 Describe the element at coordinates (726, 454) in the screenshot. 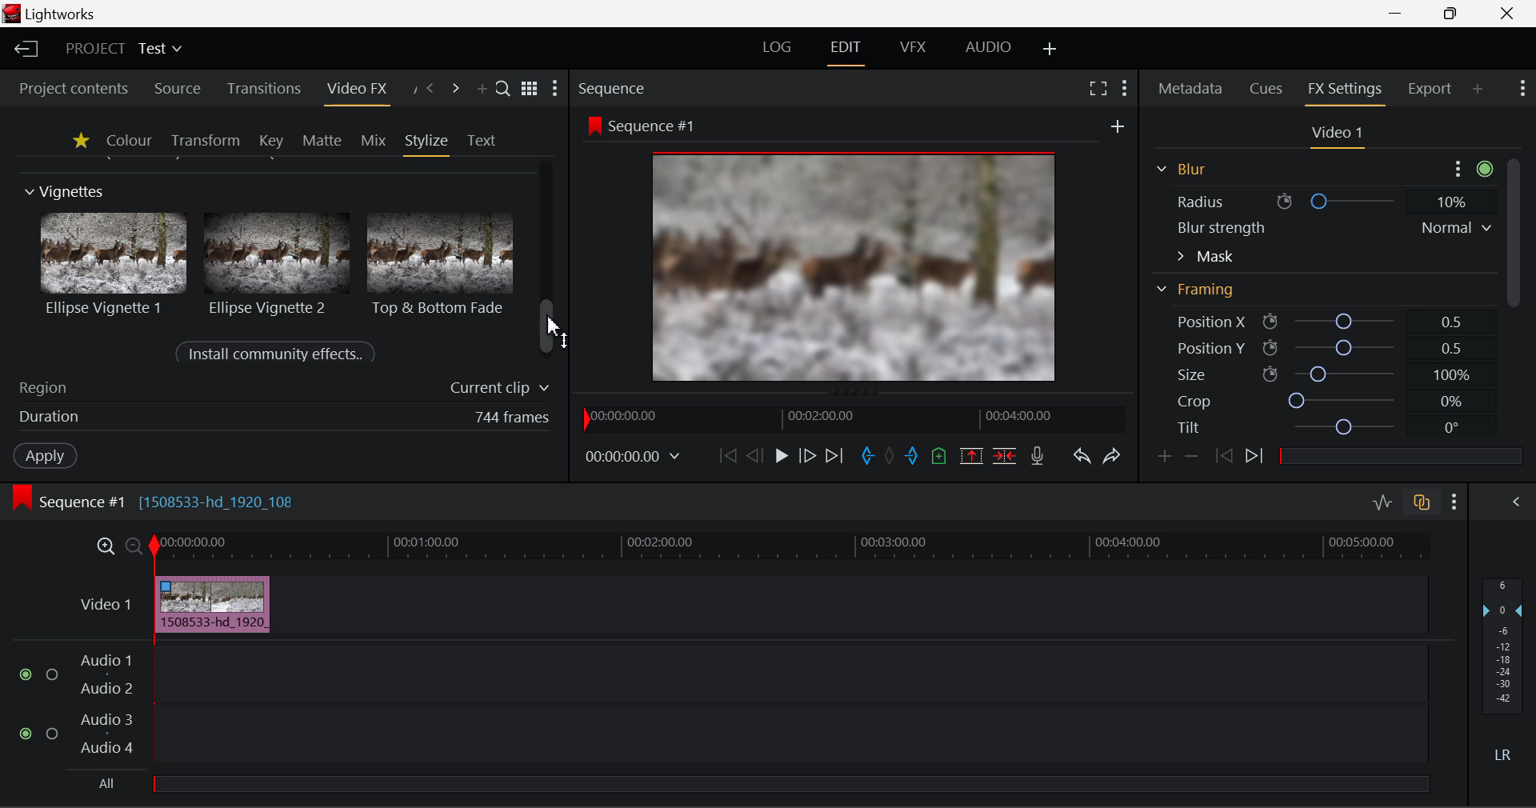

I see `To Start` at that location.